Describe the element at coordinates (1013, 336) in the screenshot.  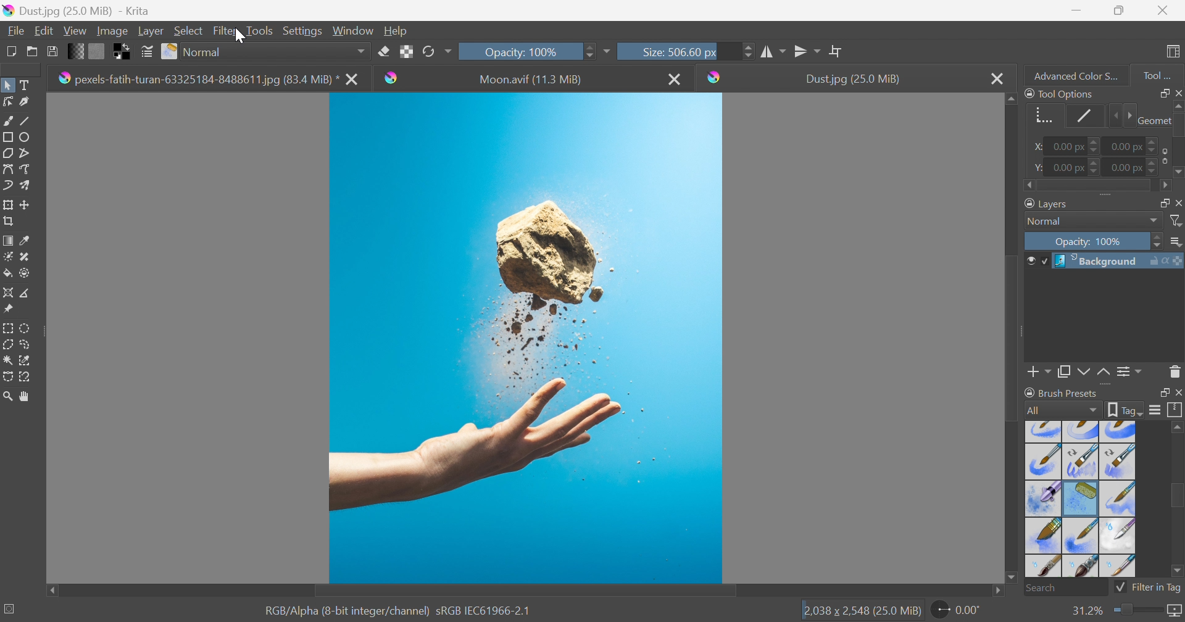
I see `Scroll Bar` at that location.